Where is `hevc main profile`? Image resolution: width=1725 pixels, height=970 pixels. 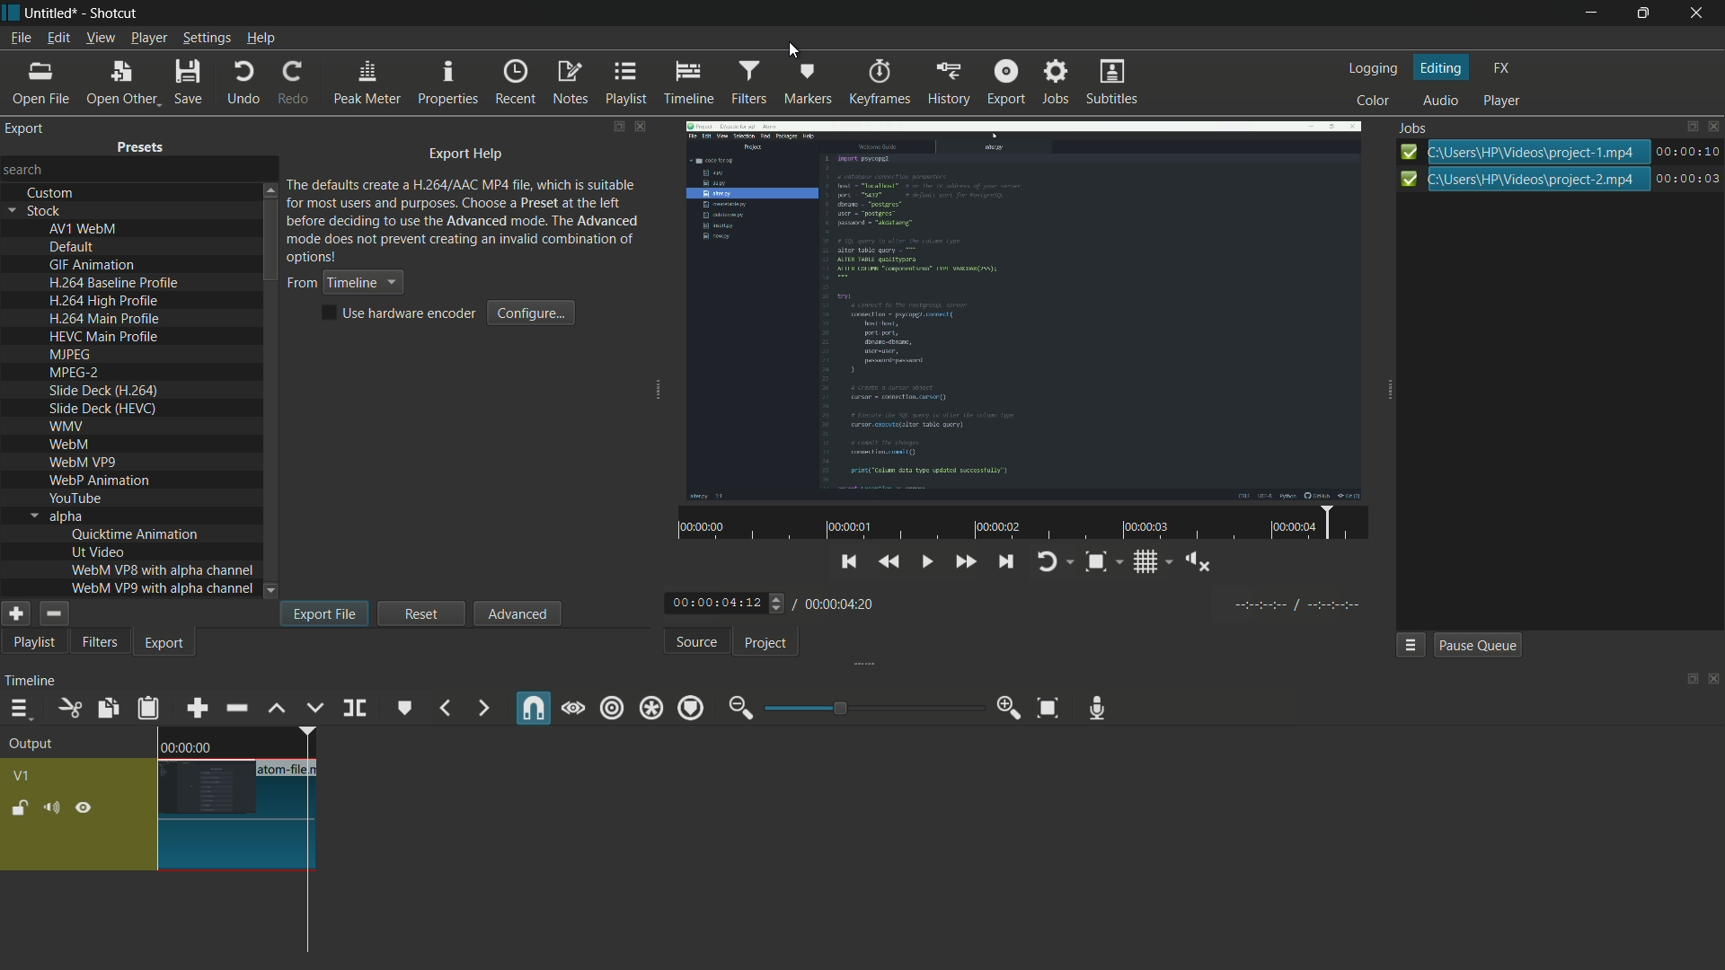
hevc main profile is located at coordinates (106, 339).